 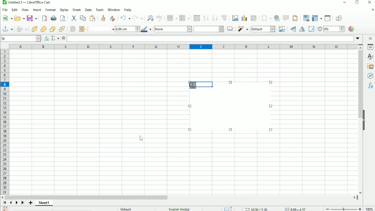 What do you see at coordinates (101, 29) in the screenshot?
I see `line style` at bounding box center [101, 29].